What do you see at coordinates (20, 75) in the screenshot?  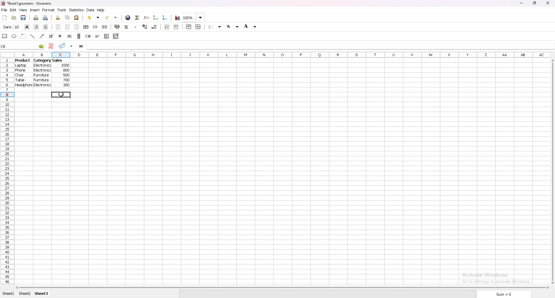 I see `chair` at bounding box center [20, 75].